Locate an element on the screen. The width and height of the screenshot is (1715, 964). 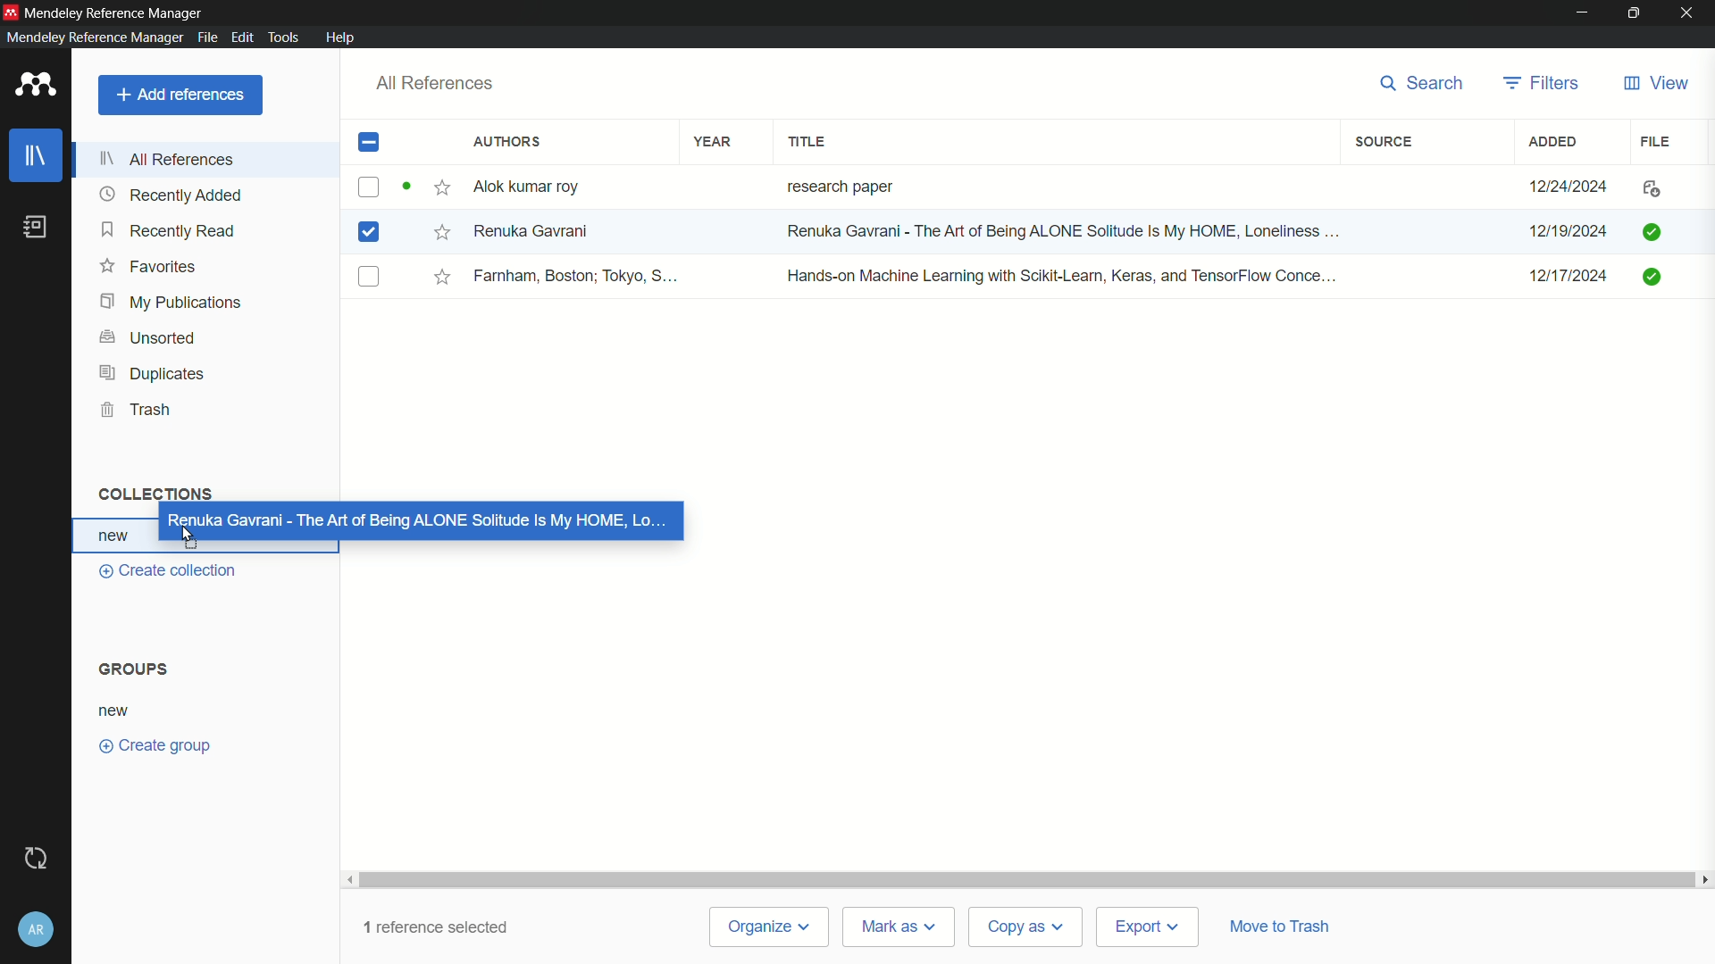
my publications is located at coordinates (176, 303).